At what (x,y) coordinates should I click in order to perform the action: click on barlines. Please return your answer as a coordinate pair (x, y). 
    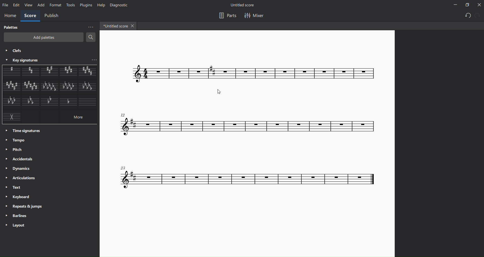
    Looking at the image, I should click on (16, 216).